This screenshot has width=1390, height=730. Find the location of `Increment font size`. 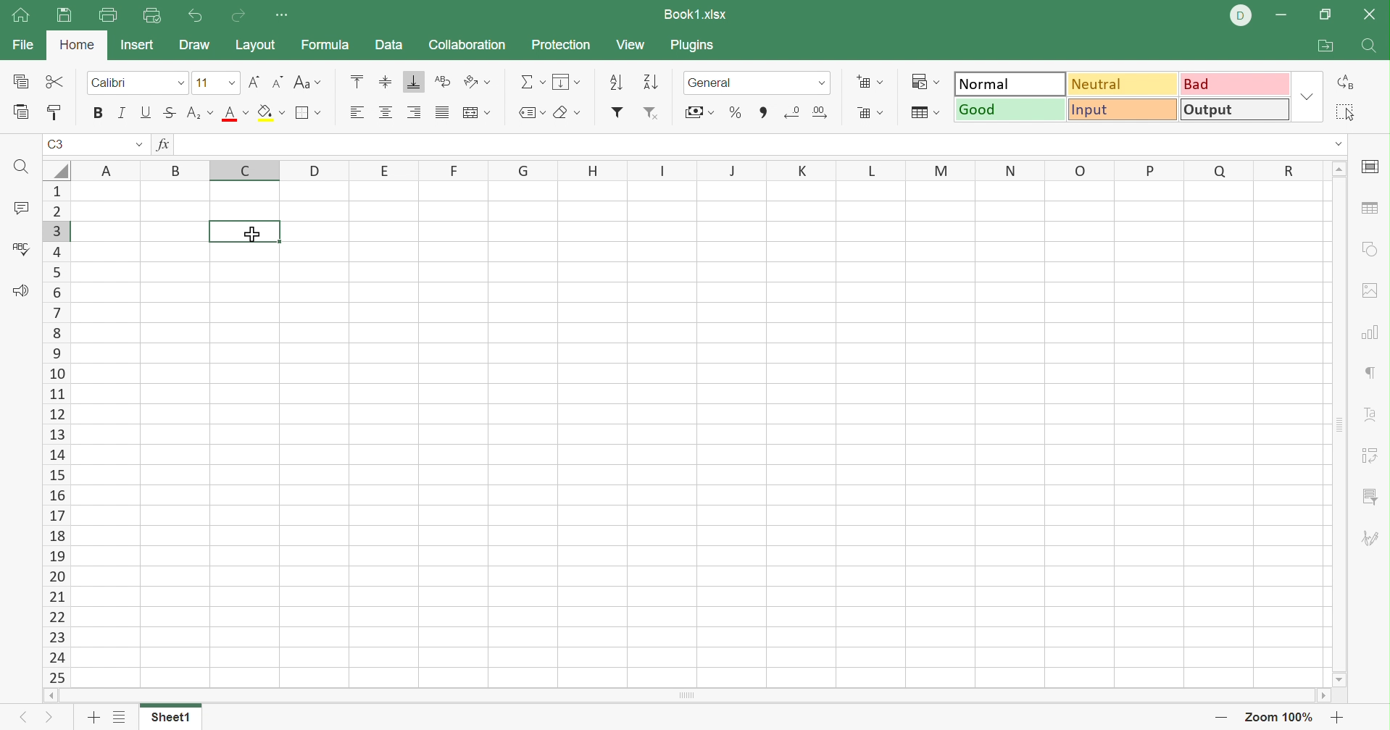

Increment font size is located at coordinates (251, 83).